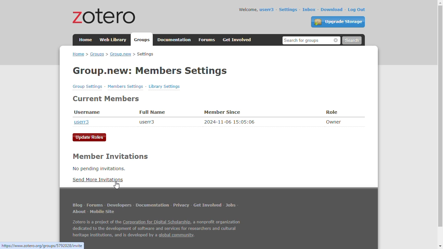 This screenshot has width=443, height=249. Describe the element at coordinates (125, 86) in the screenshot. I see `members settings` at that location.